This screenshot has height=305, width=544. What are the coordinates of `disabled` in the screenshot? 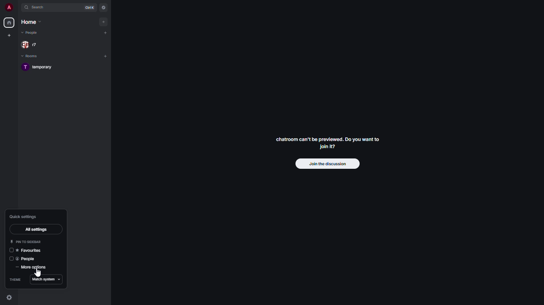 It's located at (11, 250).